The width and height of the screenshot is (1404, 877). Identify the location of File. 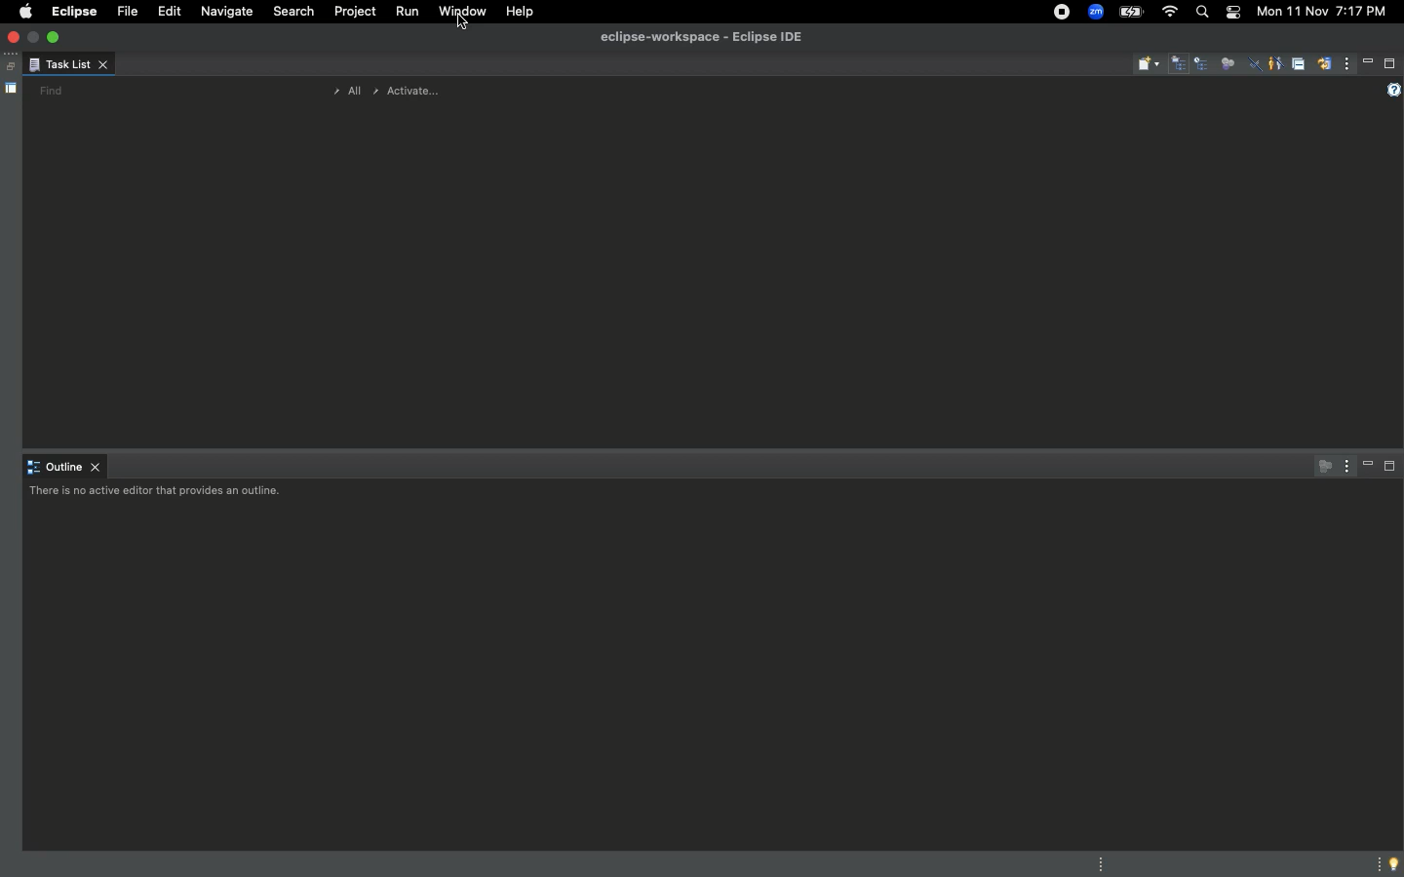
(125, 13).